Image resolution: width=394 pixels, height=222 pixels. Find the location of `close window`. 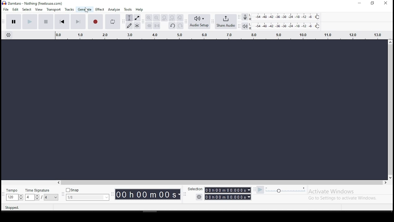

close window is located at coordinates (386, 3).